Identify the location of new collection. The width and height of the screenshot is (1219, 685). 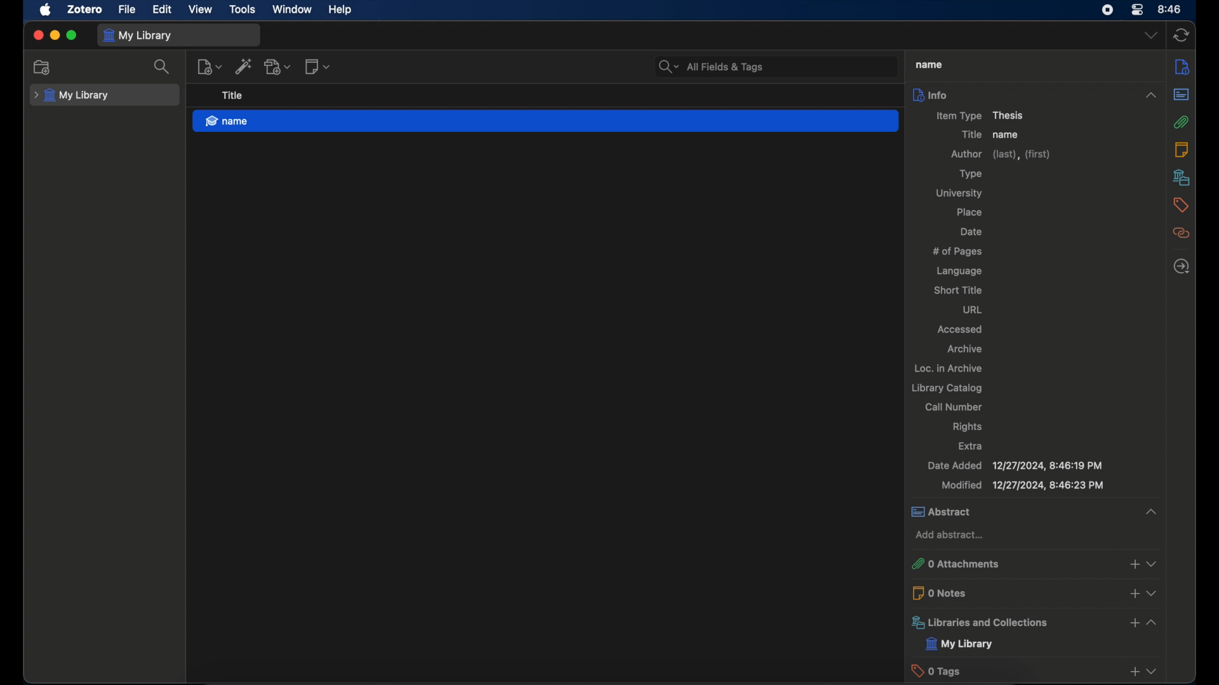
(43, 67).